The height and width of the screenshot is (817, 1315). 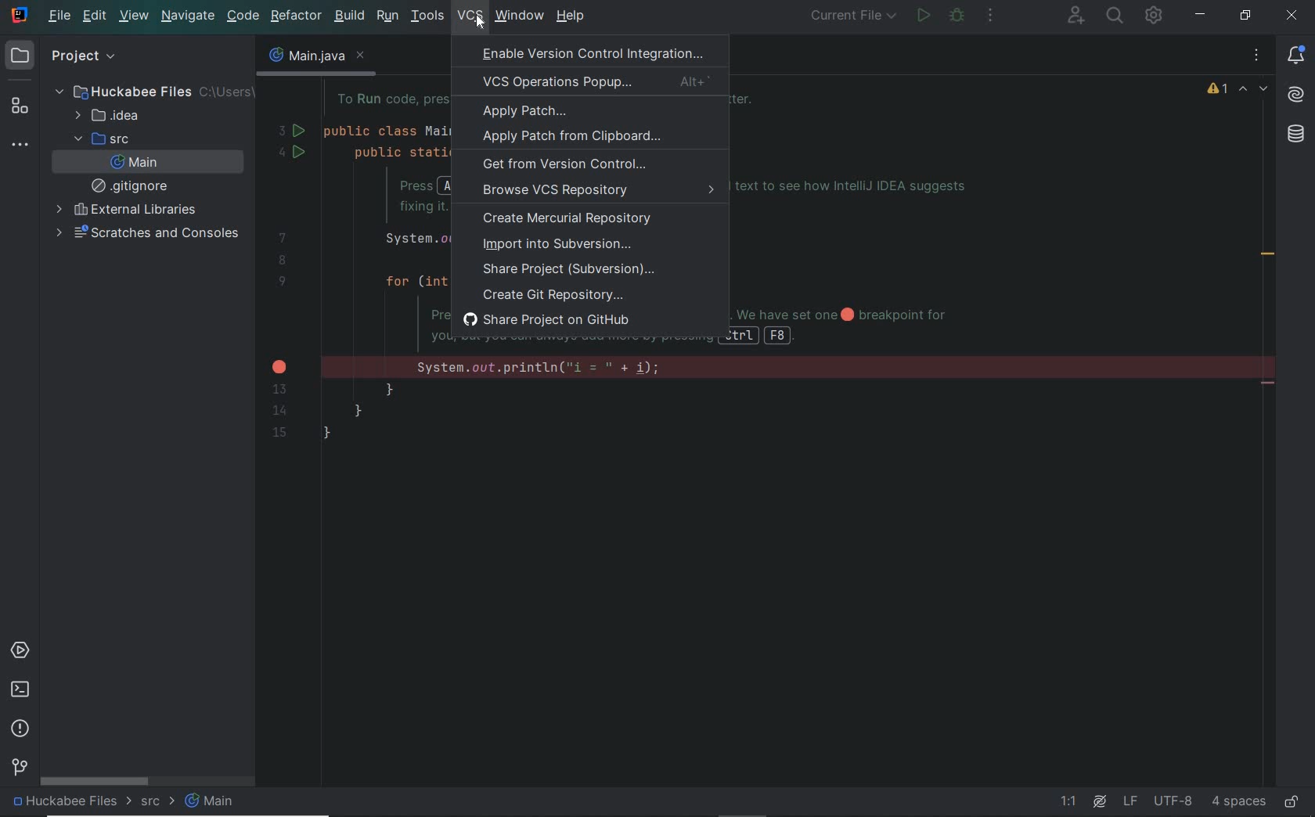 What do you see at coordinates (1155, 16) in the screenshot?
I see `IDE AND PROJECT SETTINGS` at bounding box center [1155, 16].